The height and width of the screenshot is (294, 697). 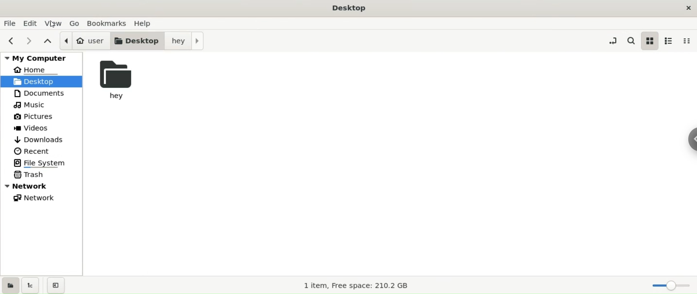 What do you see at coordinates (613, 40) in the screenshot?
I see `toggle loction entry` at bounding box center [613, 40].